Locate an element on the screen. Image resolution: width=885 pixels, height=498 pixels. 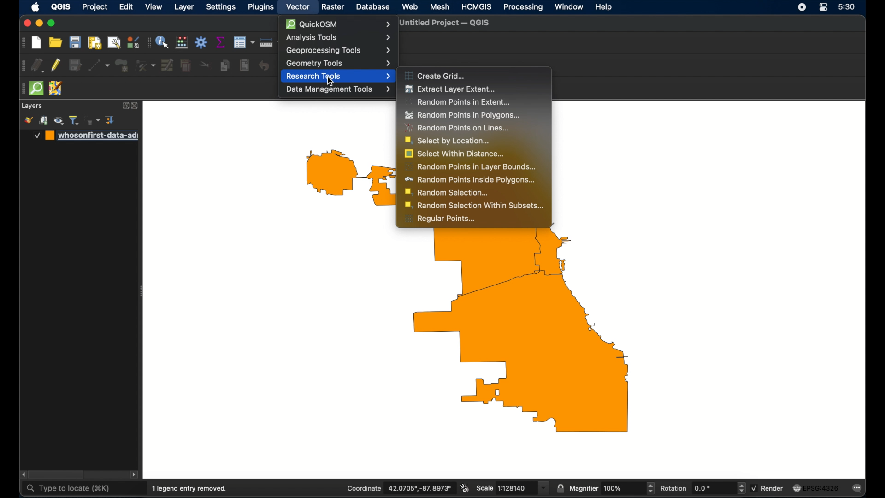
magnifier is located at coordinates (612, 488).